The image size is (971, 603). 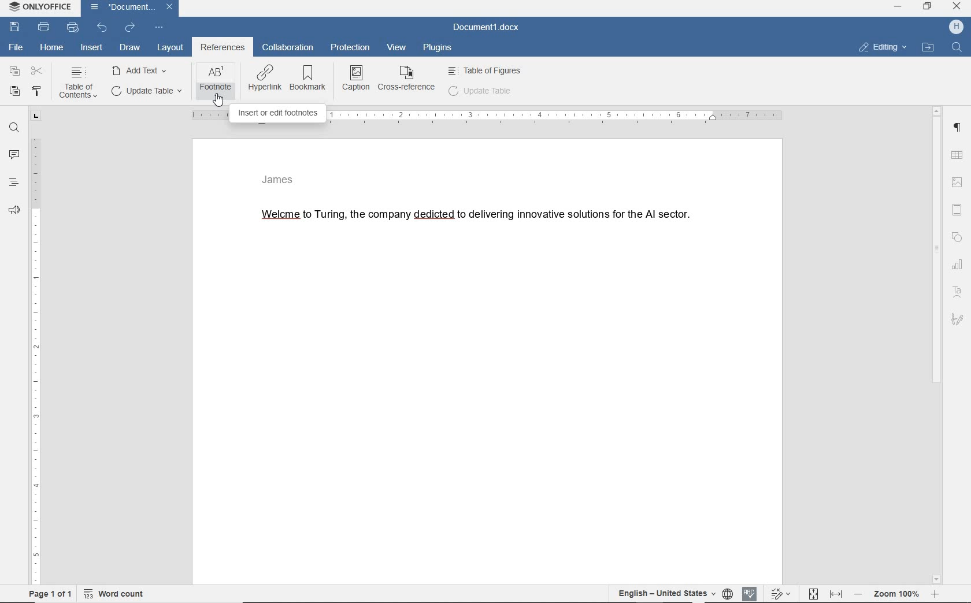 I want to click on scrollbar, so click(x=940, y=345).